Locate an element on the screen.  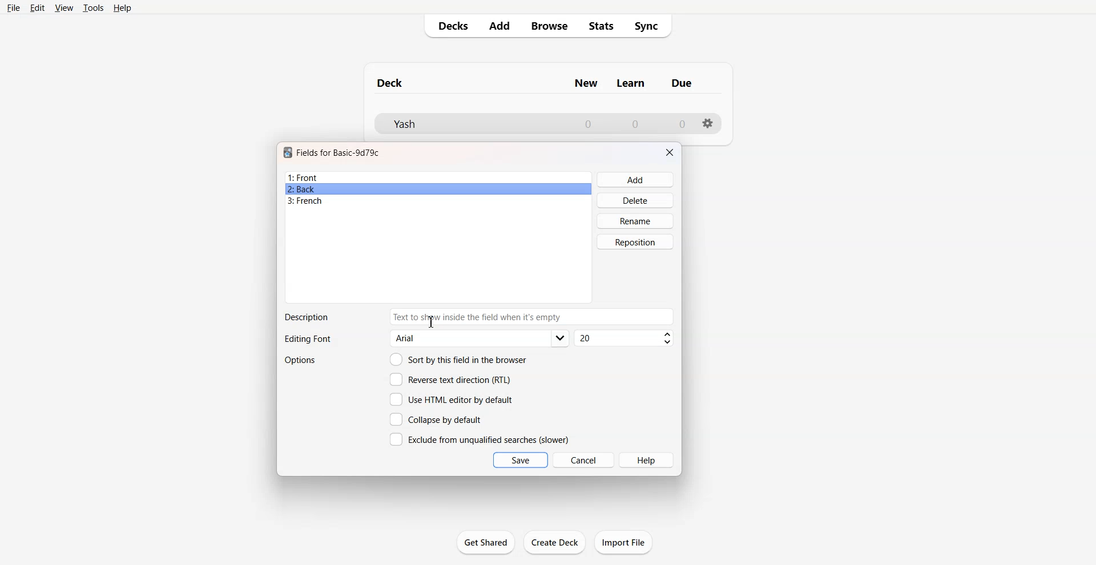
Add is located at coordinates (498, 26).